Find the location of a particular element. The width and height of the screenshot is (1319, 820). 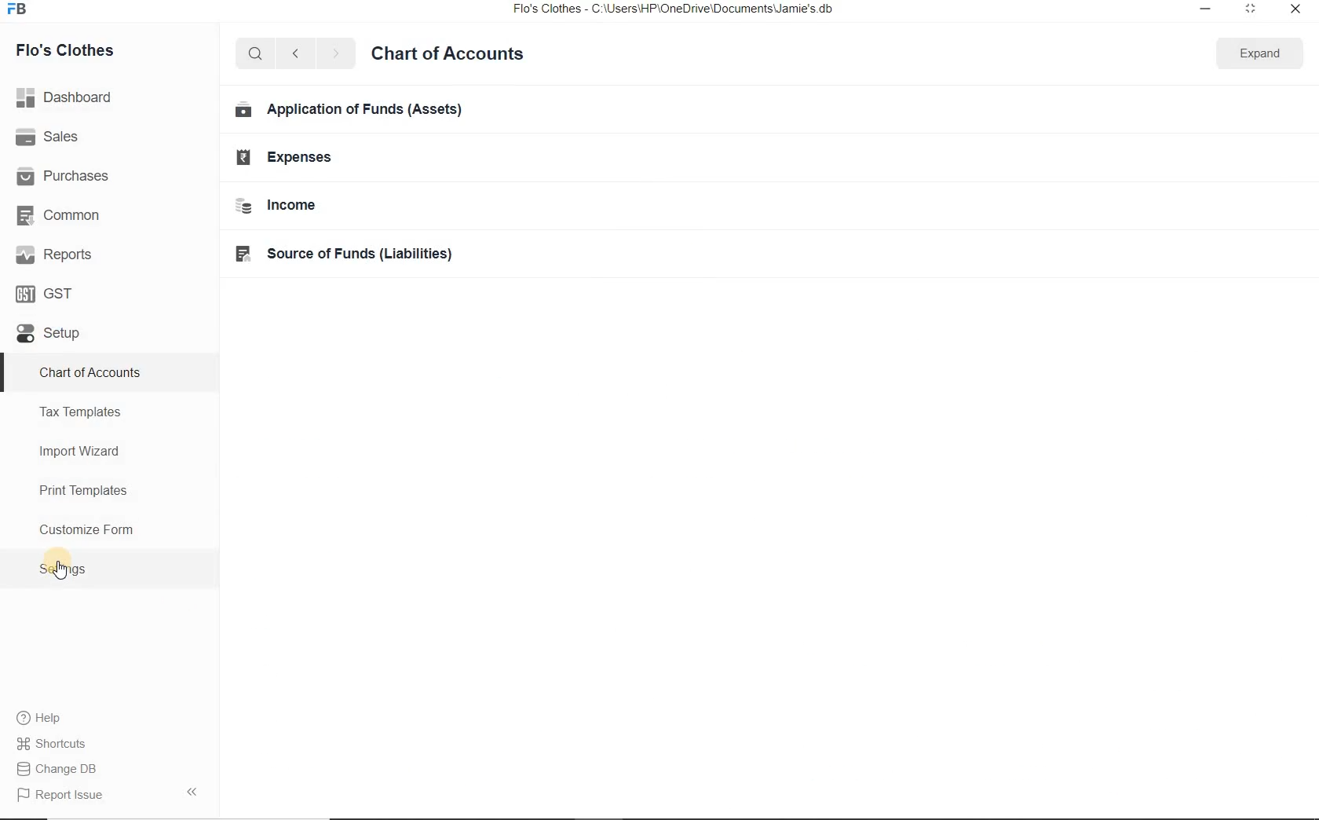

Expand is located at coordinates (1248, 9).